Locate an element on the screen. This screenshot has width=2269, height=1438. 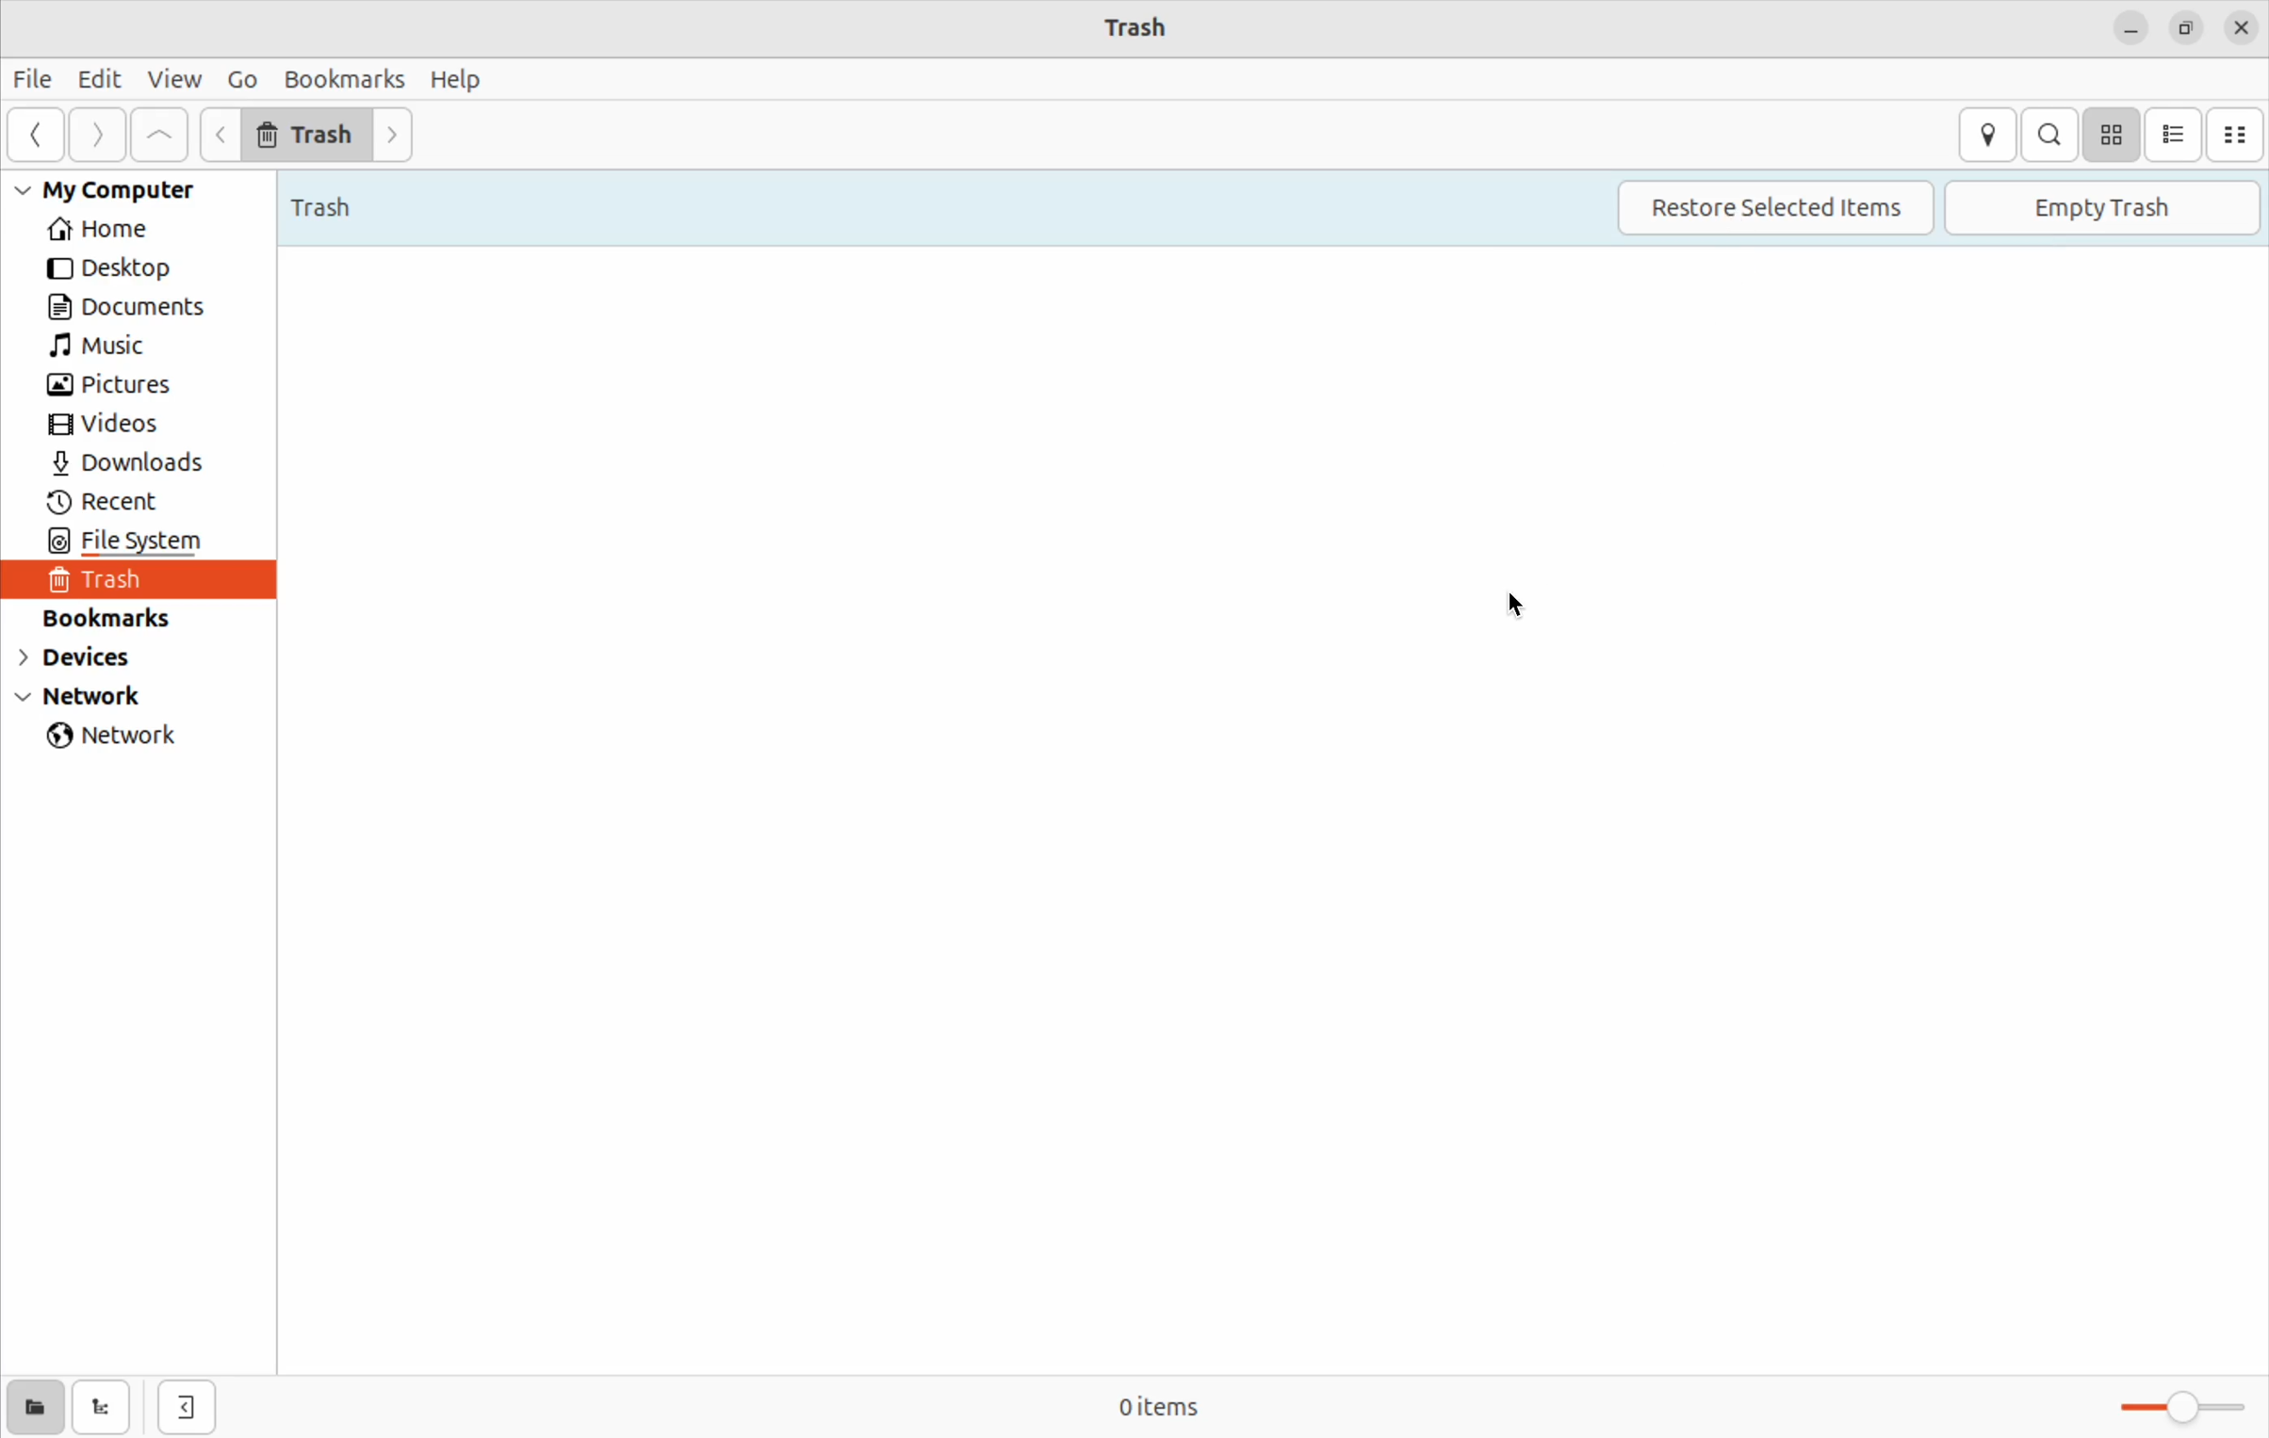
compact view is located at coordinates (2238, 135).